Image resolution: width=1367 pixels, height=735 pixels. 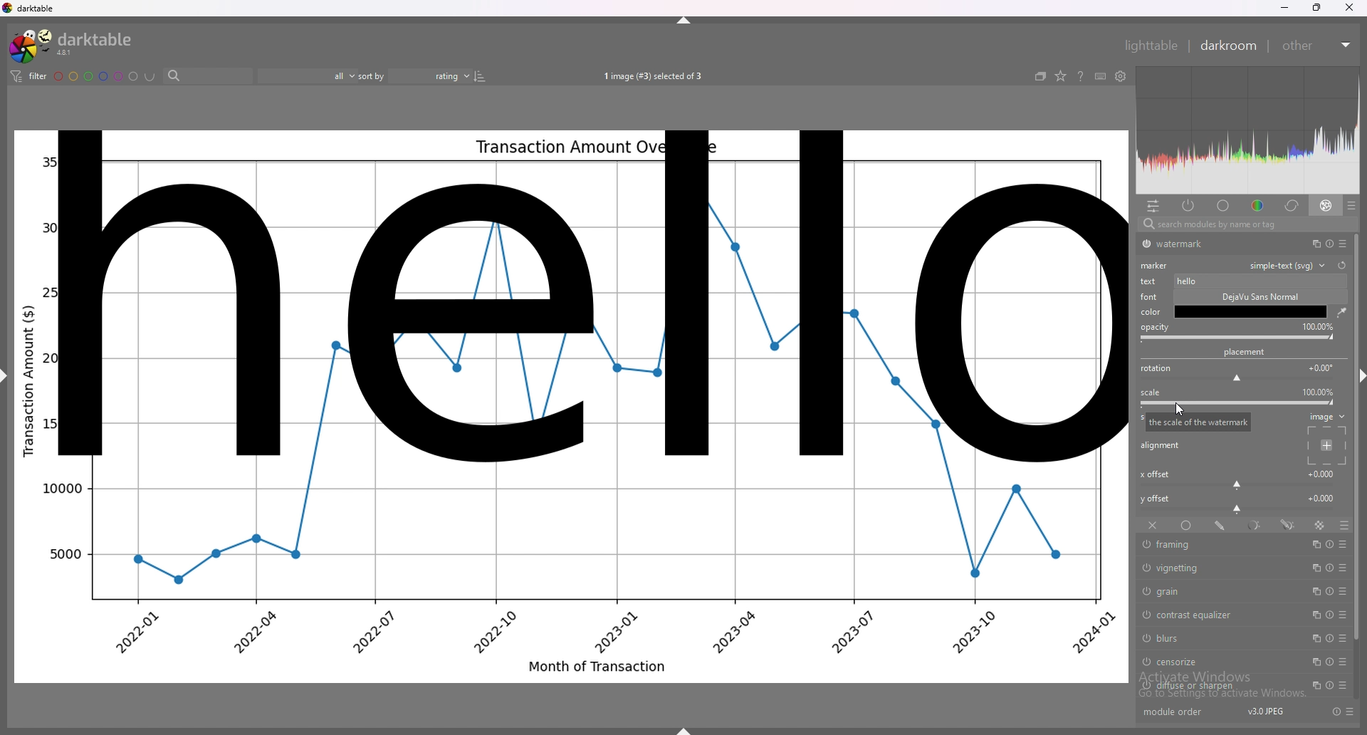 What do you see at coordinates (1326, 684) in the screenshot?
I see `reset` at bounding box center [1326, 684].